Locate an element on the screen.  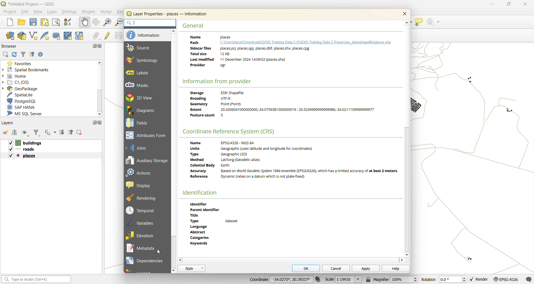
ms sql server is located at coordinates (28, 114).